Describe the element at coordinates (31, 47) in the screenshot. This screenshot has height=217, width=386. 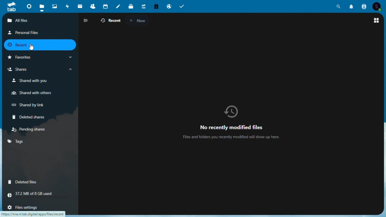
I see `cursor` at that location.